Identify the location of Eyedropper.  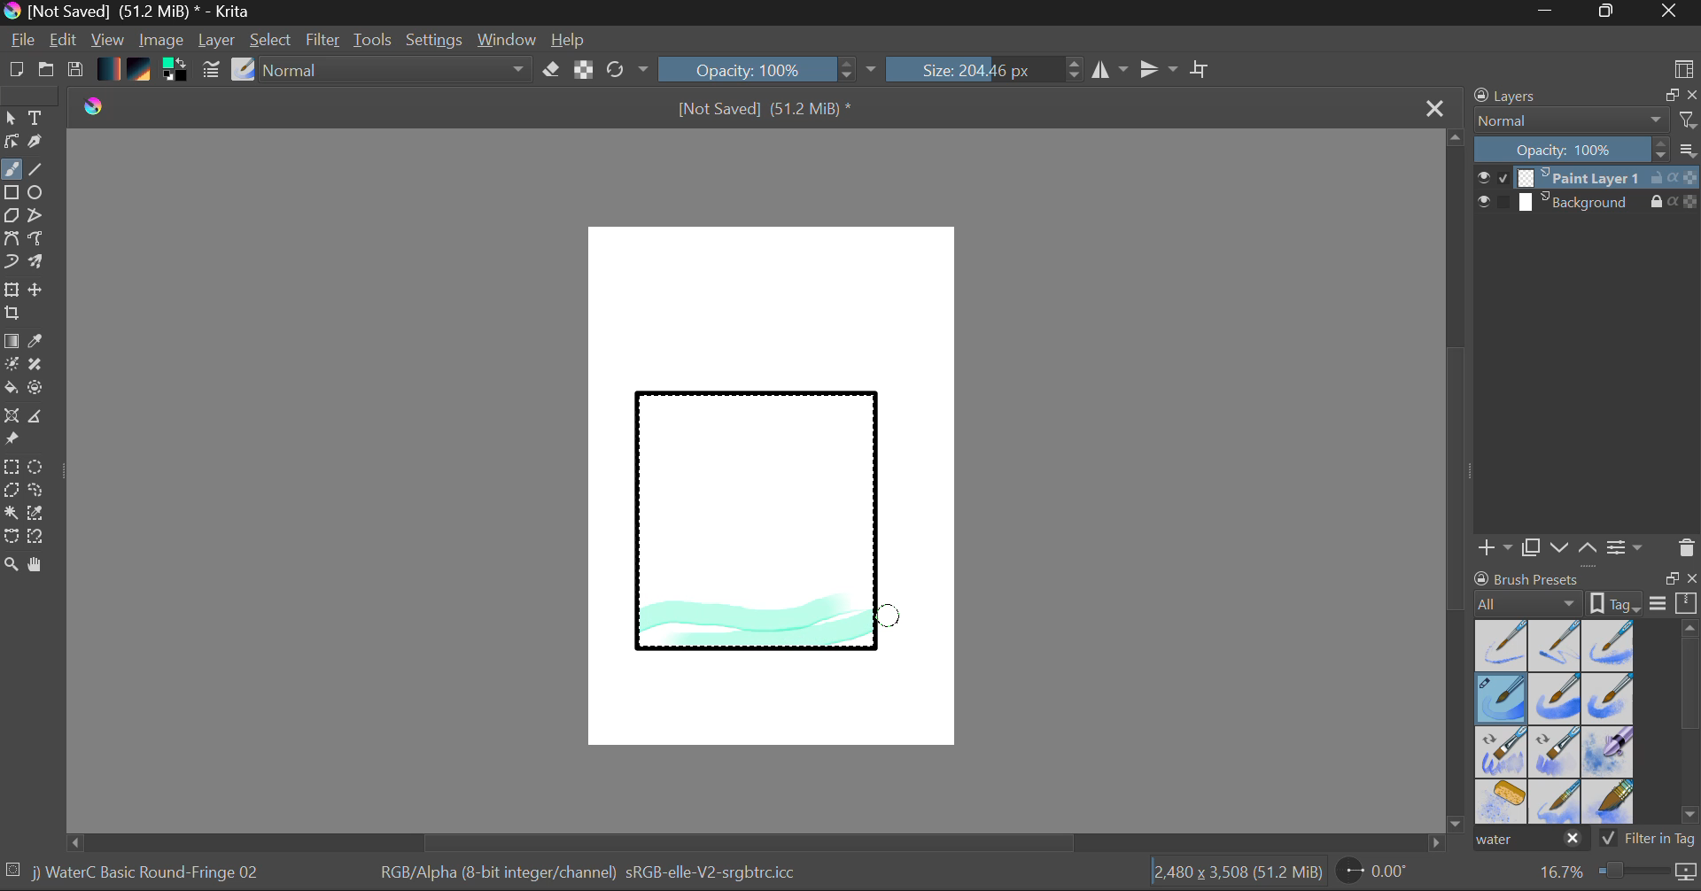
(39, 342).